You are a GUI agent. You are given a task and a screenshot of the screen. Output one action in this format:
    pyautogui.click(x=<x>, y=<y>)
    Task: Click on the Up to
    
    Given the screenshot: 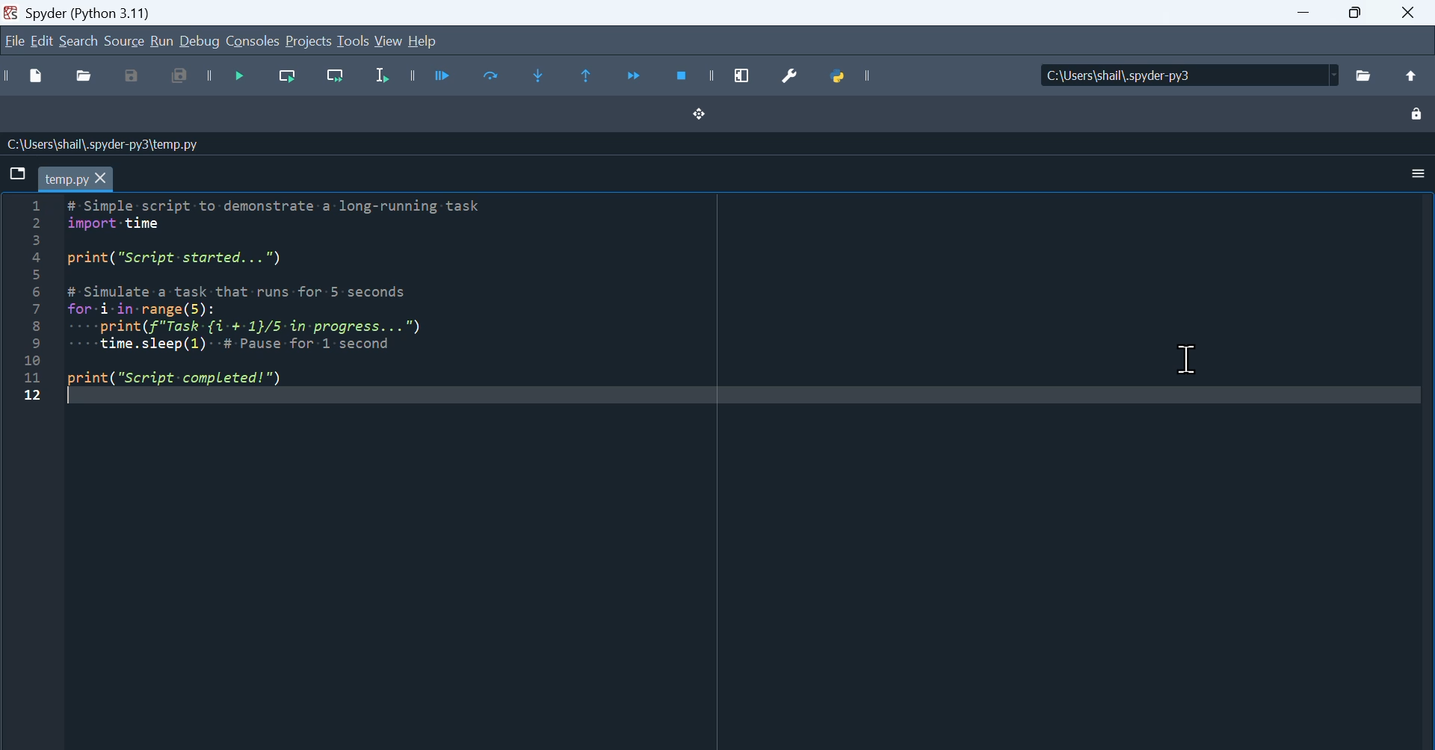 What is the action you would take?
    pyautogui.click(x=1411, y=75)
    